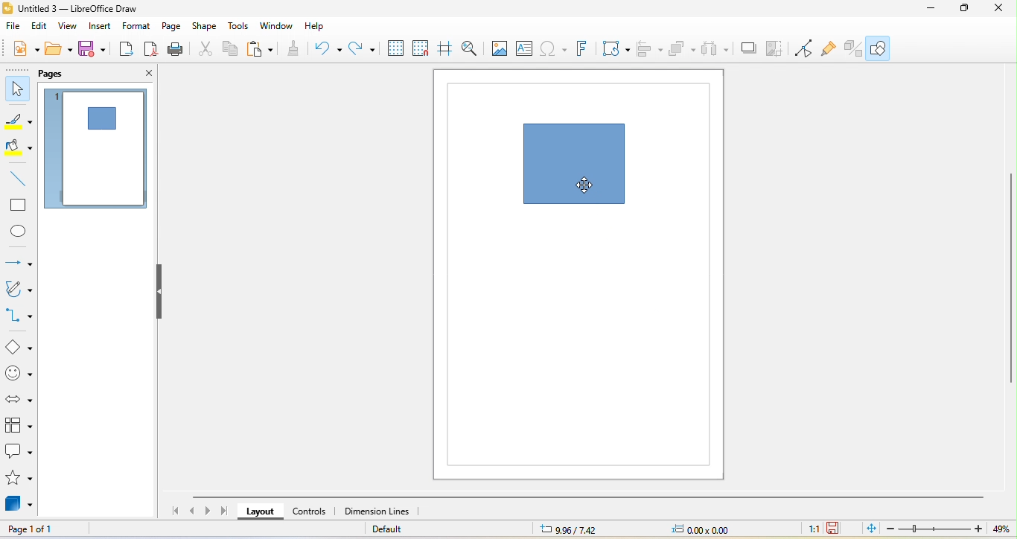 Image resolution: width=1017 pixels, height=539 pixels. I want to click on tools, so click(241, 27).